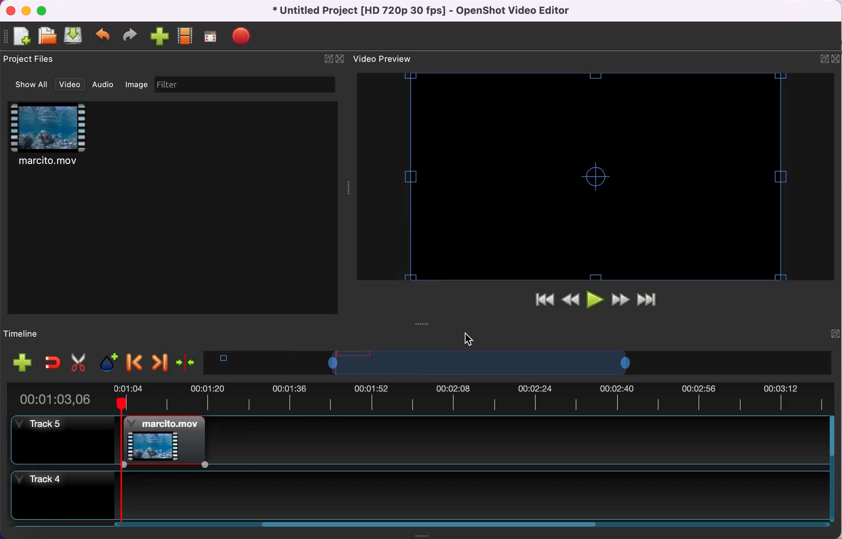 This screenshot has height=539, width=842. I want to click on close, so click(342, 60).